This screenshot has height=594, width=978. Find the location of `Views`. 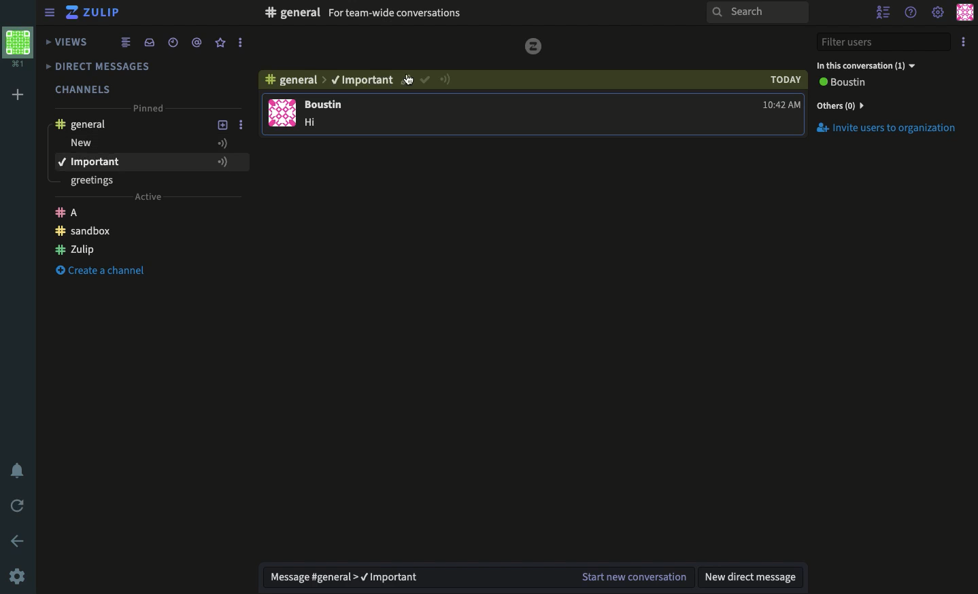

Views is located at coordinates (68, 40).